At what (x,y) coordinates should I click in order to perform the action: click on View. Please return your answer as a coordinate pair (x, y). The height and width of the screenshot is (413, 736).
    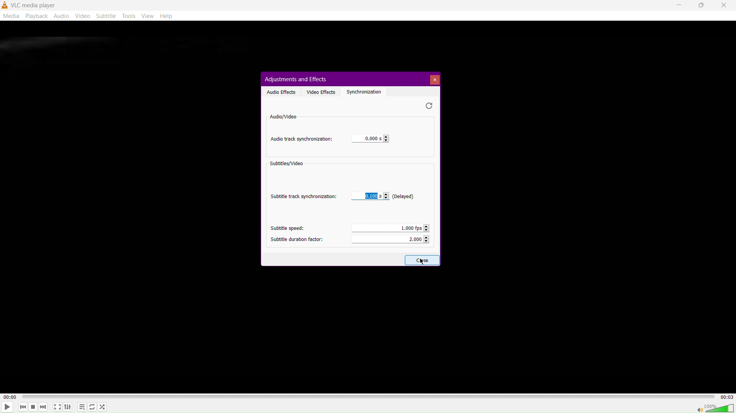
    Looking at the image, I should click on (149, 16).